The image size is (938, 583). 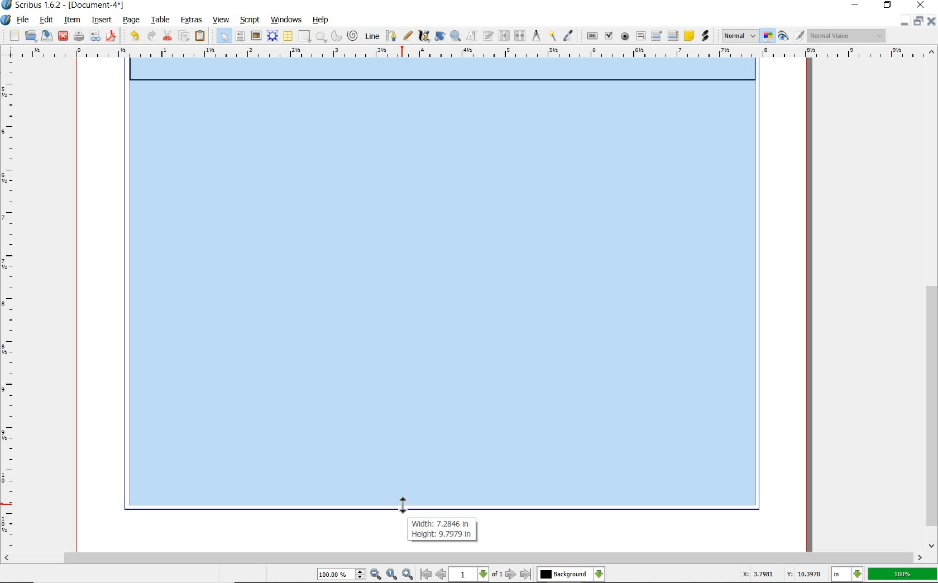 What do you see at coordinates (256, 37) in the screenshot?
I see `image frame` at bounding box center [256, 37].